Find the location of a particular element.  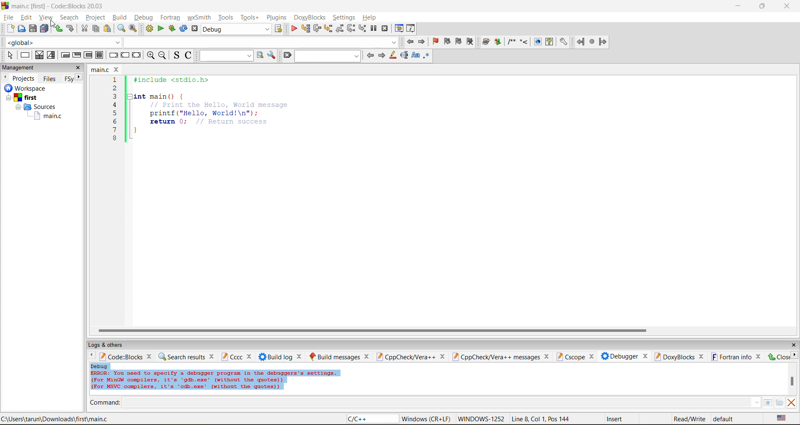

toggle comments is located at coordinates (189, 55).